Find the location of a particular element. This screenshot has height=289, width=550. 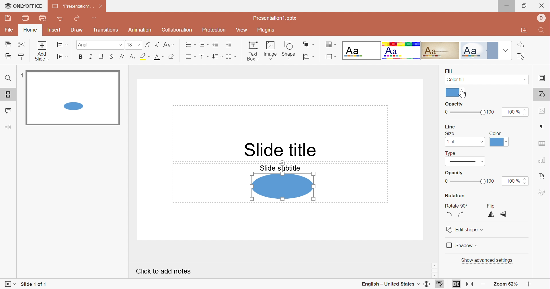

Change case is located at coordinates (168, 45).